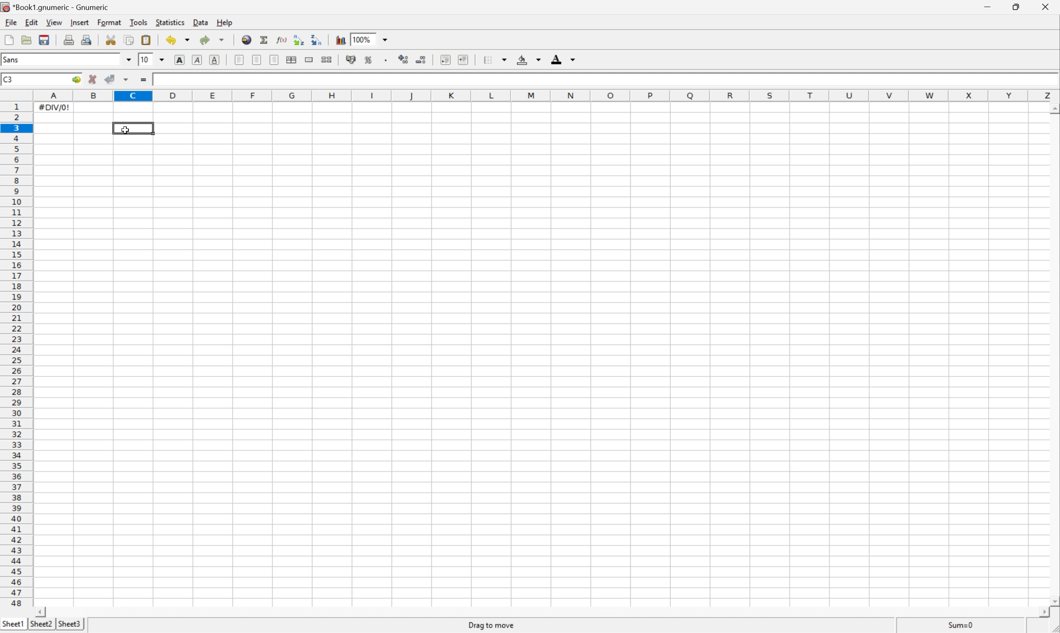 Image resolution: width=1060 pixels, height=633 pixels. Describe the element at coordinates (189, 40) in the screenshot. I see `Drop down` at that location.